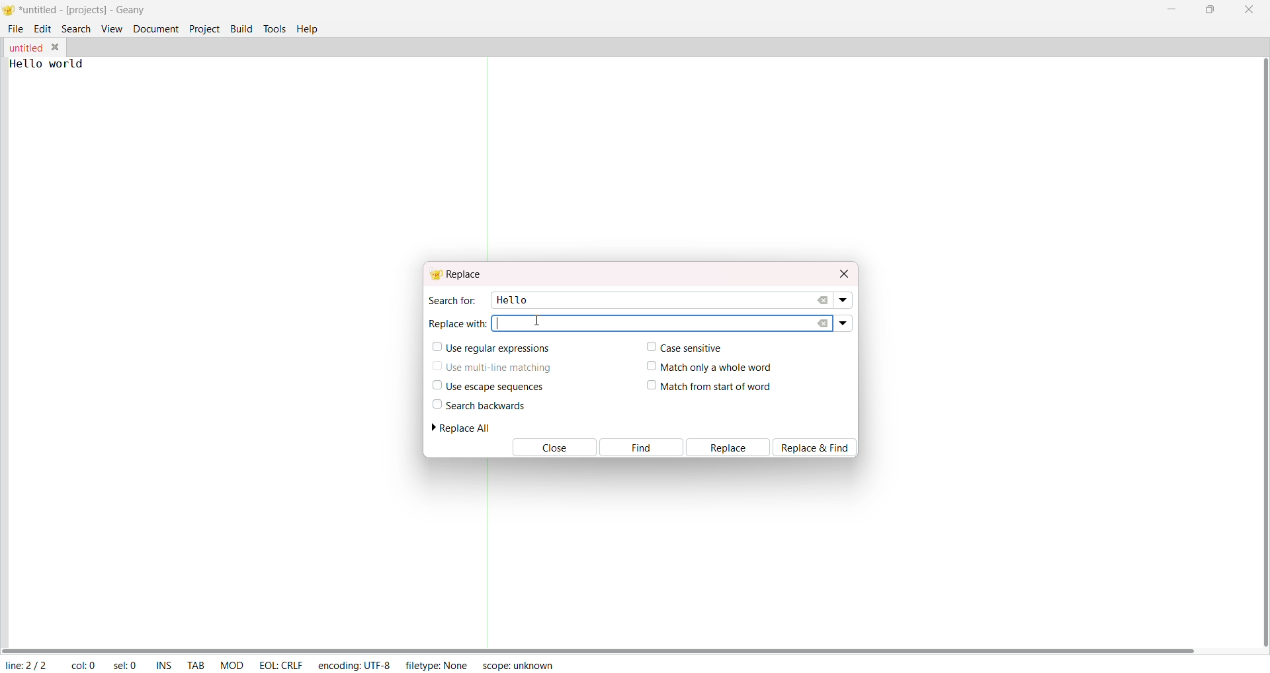 The height and width of the screenshot is (673, 1270). I want to click on logo, so click(9, 11).